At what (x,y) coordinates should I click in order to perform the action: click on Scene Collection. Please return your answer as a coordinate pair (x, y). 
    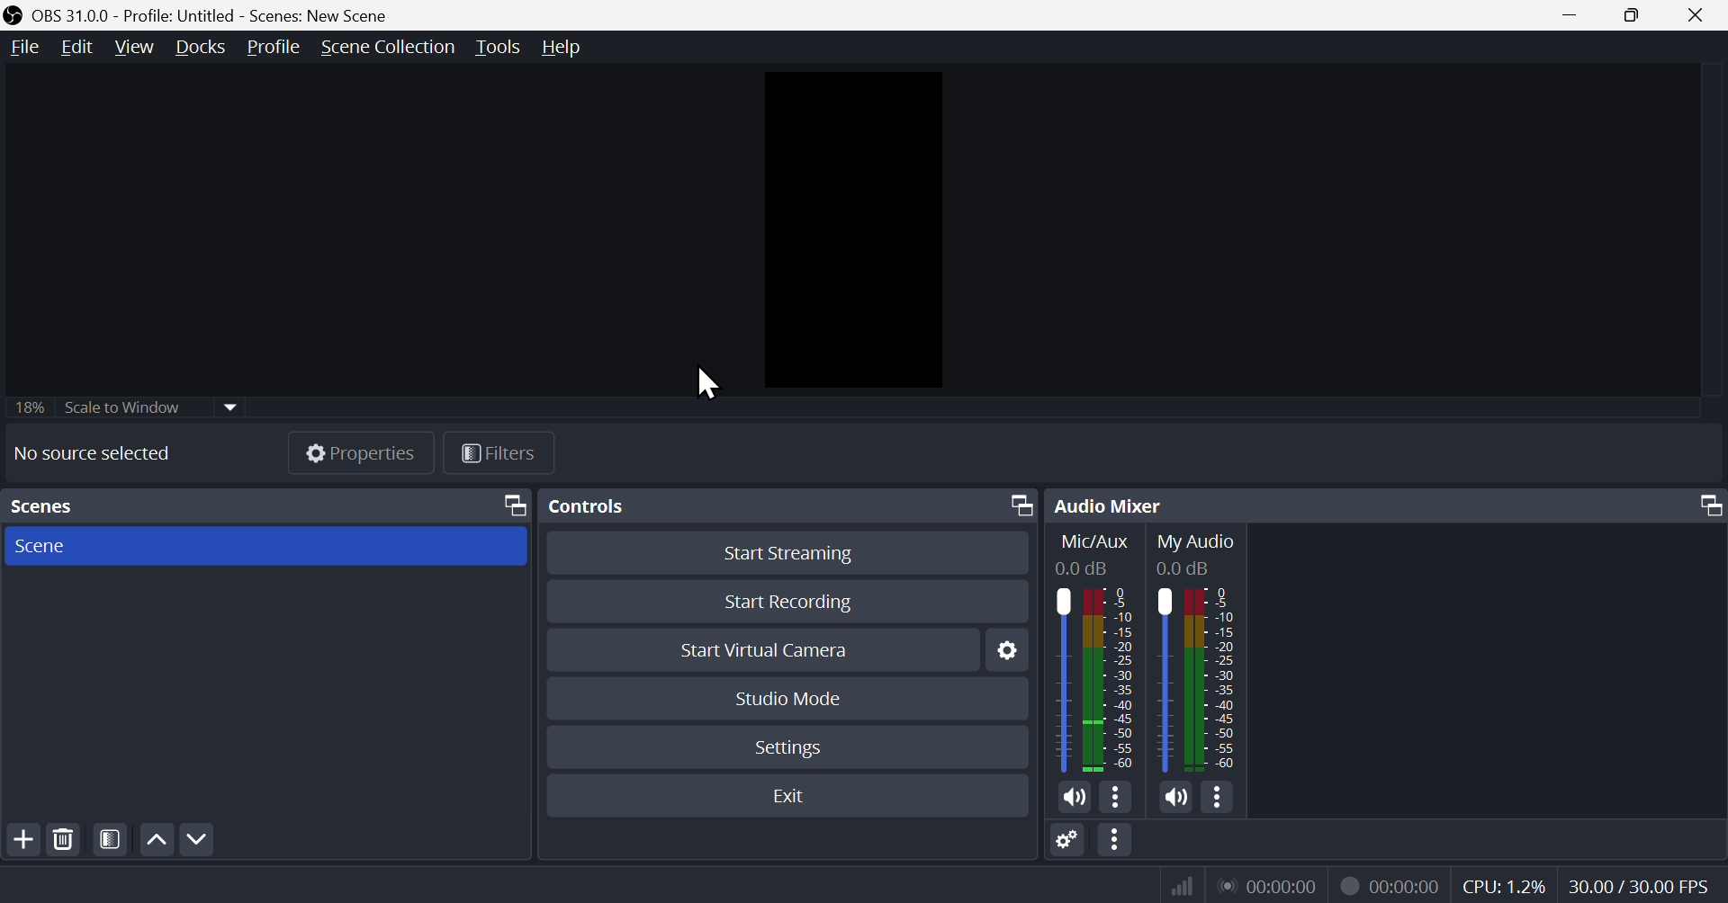
    Looking at the image, I should click on (384, 49).